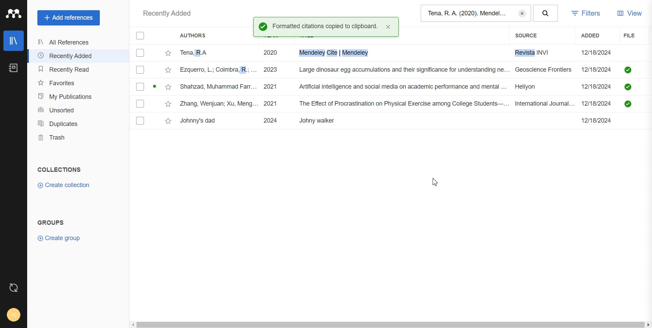 The image size is (652, 328). What do you see at coordinates (378, 70) in the screenshot?
I see `ezquerro, L.; Coimbra, R.; ... 2023 Large dinosaur egg accumulations and their significance for understanding ne... Geoscience Frontiers` at bounding box center [378, 70].